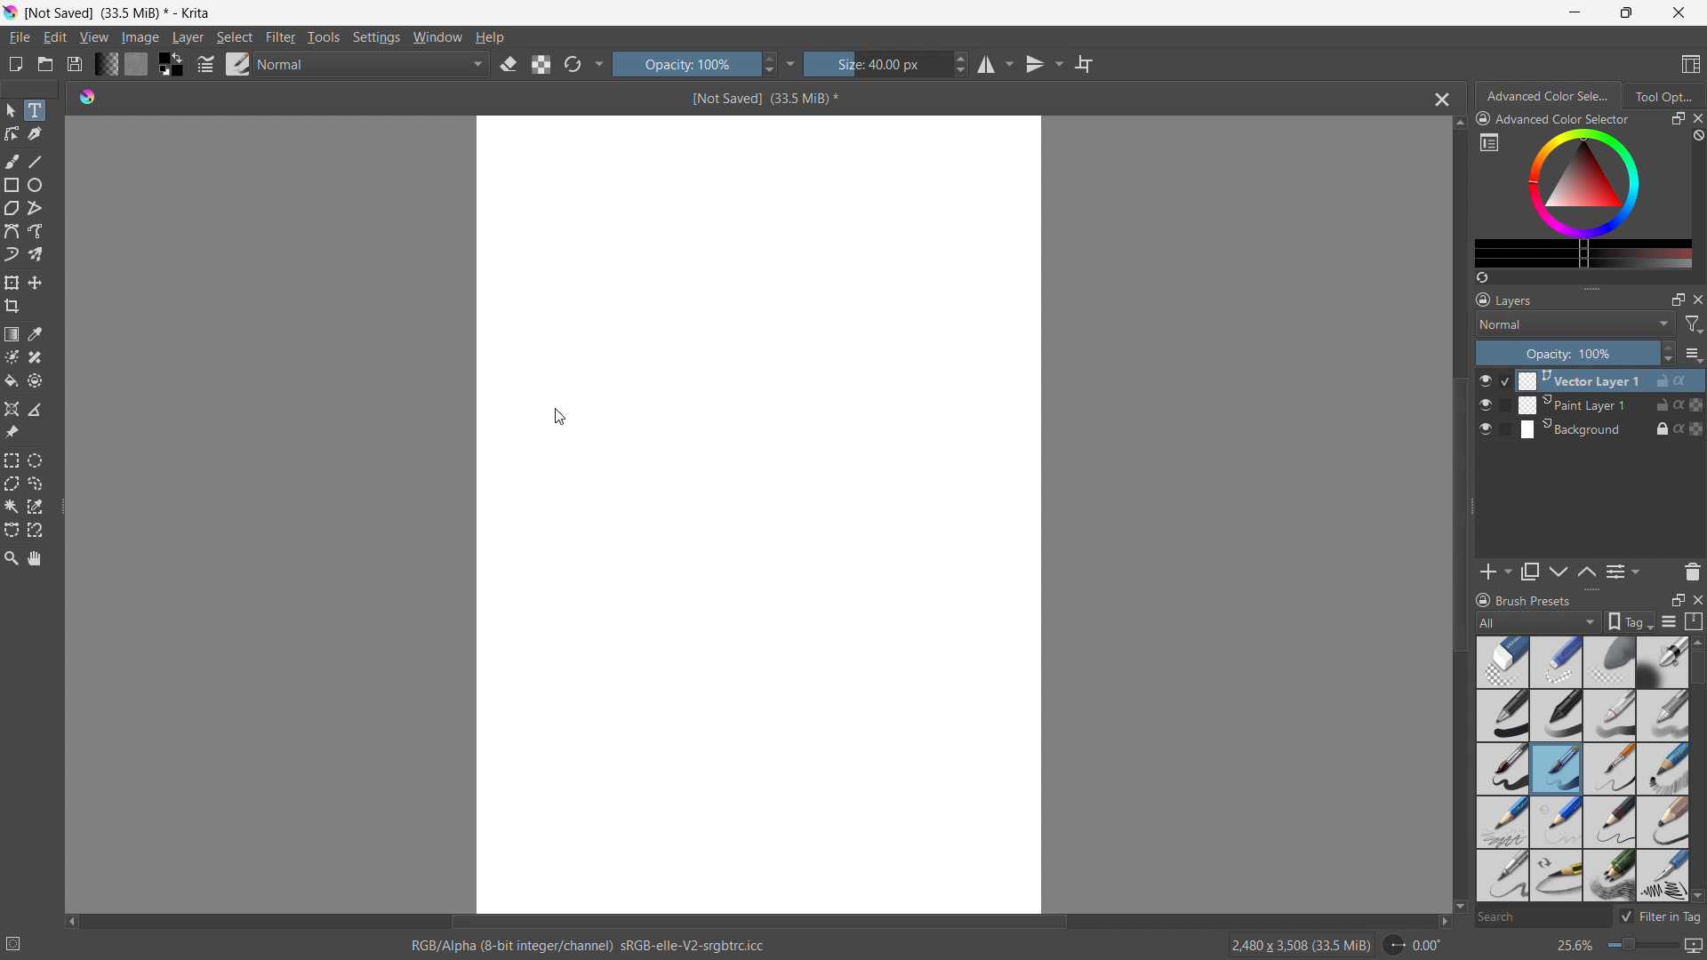 The width and height of the screenshot is (1707, 960). Describe the element at coordinates (1550, 96) in the screenshot. I see `advanced color selection` at that location.